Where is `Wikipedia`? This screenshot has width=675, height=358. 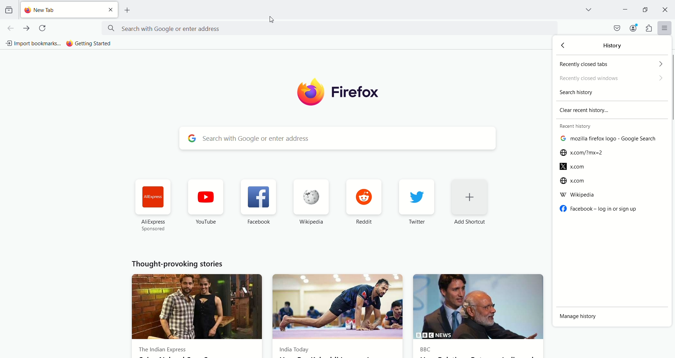 Wikipedia is located at coordinates (579, 195).